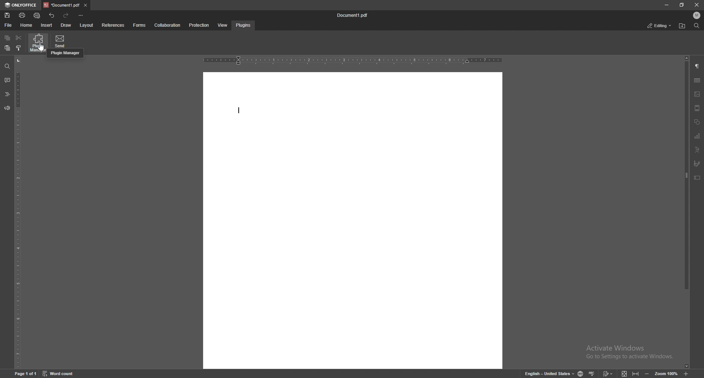  I want to click on Zoom 100%, so click(666, 373).